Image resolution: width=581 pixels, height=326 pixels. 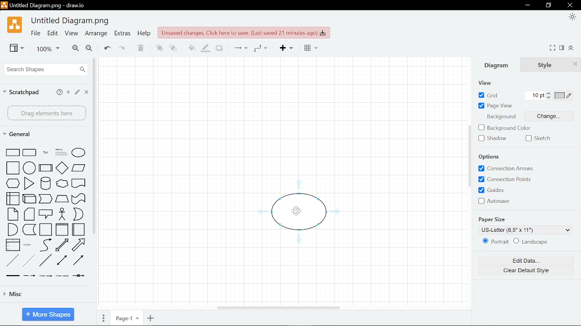 What do you see at coordinates (535, 96) in the screenshot?
I see `Current grid ` at bounding box center [535, 96].